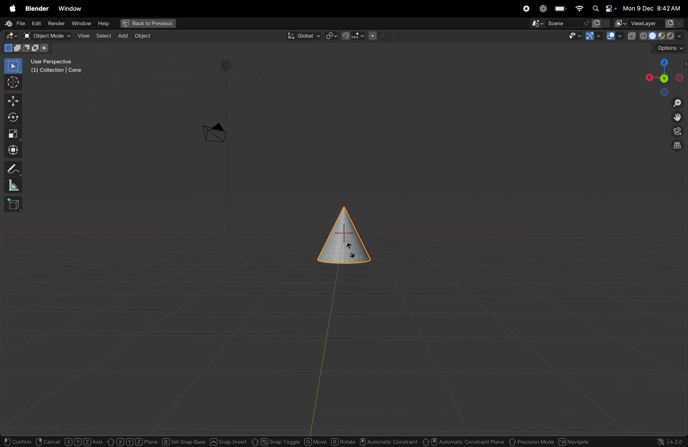 Image resolution: width=688 pixels, height=447 pixels. What do you see at coordinates (12, 101) in the screenshot?
I see `move` at bounding box center [12, 101].